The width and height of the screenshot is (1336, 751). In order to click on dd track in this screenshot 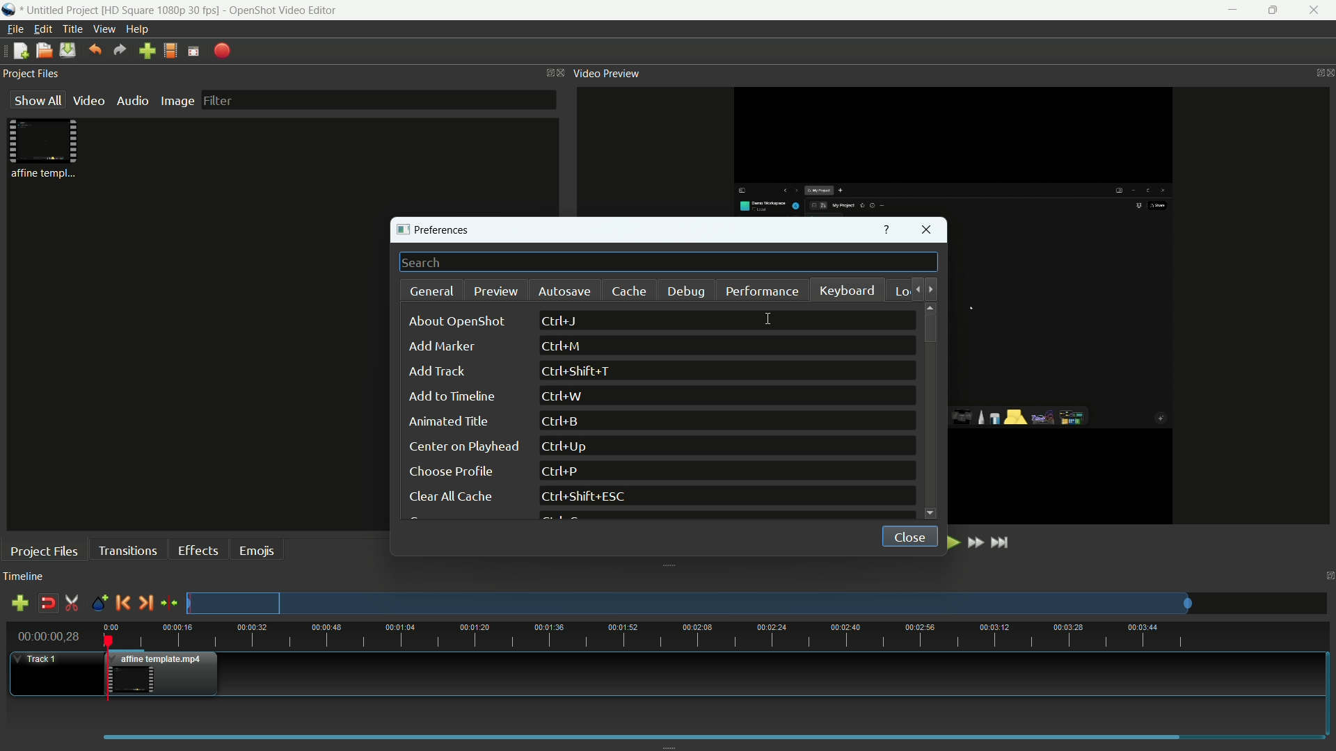, I will do `click(436, 371)`.